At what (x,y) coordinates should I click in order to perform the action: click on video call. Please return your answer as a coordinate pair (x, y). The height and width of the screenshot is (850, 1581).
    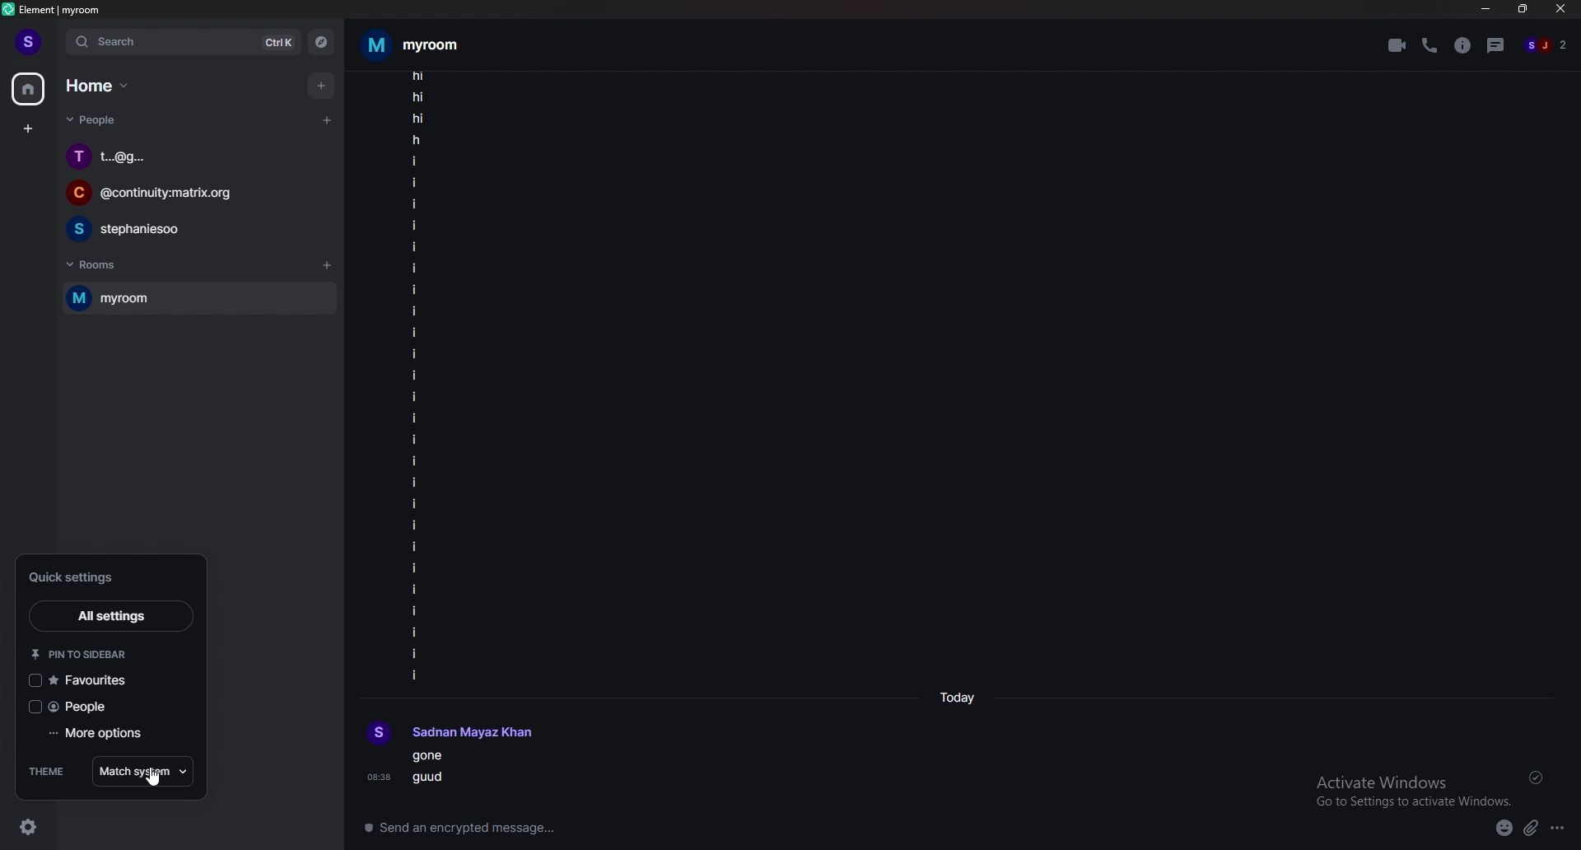
    Looking at the image, I should click on (1397, 44).